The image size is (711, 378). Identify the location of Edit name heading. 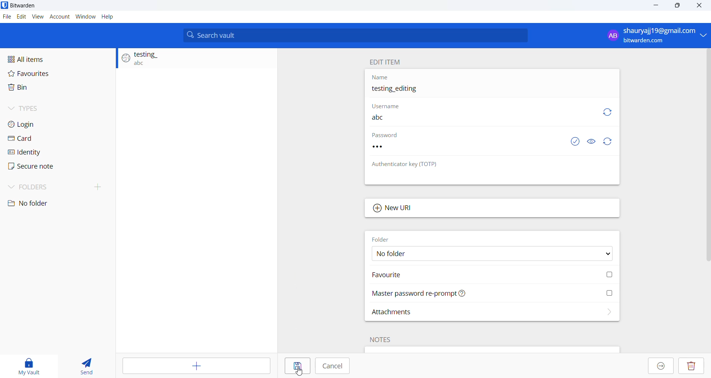
(387, 62).